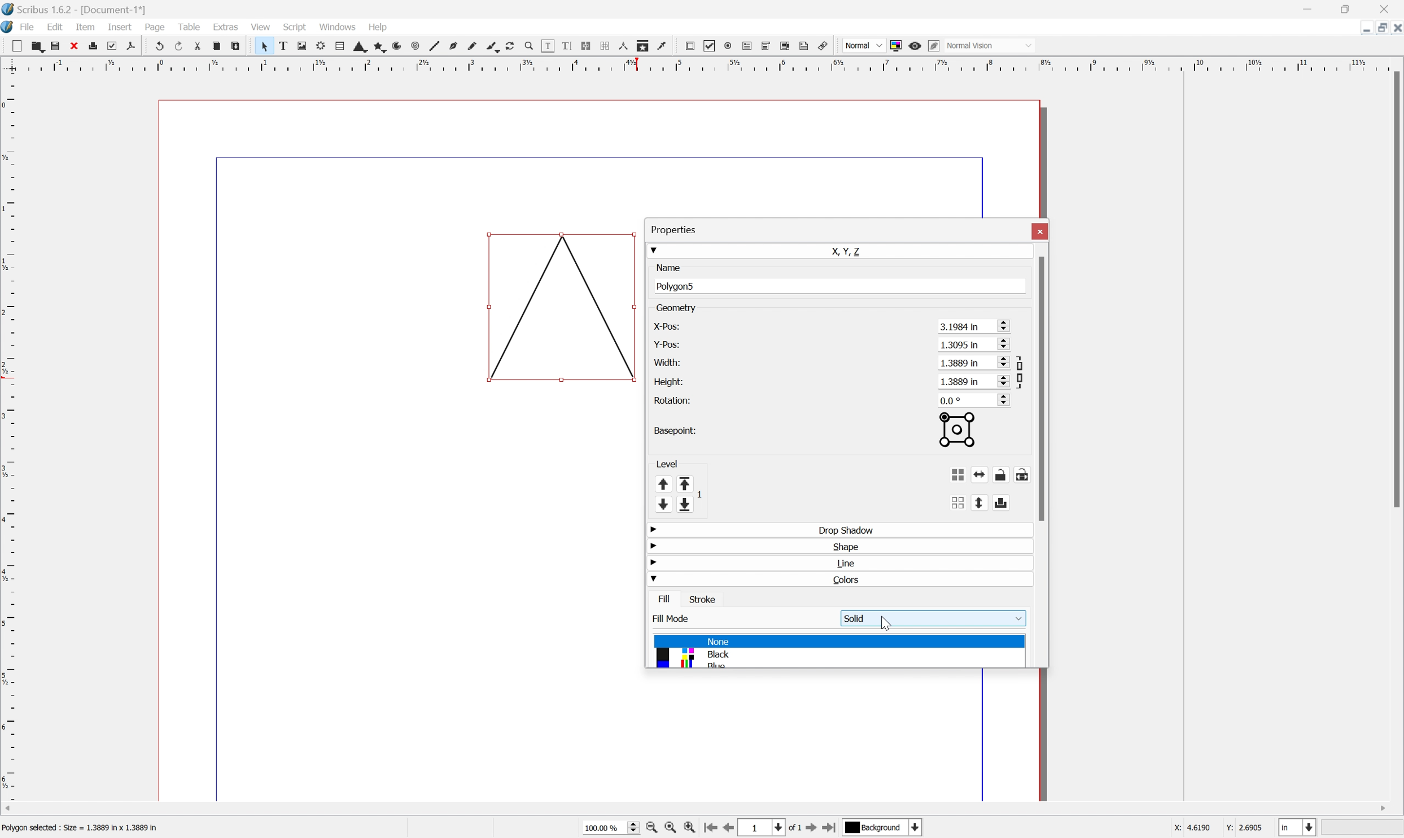  I want to click on Group the selected objects, so click(972, 473).